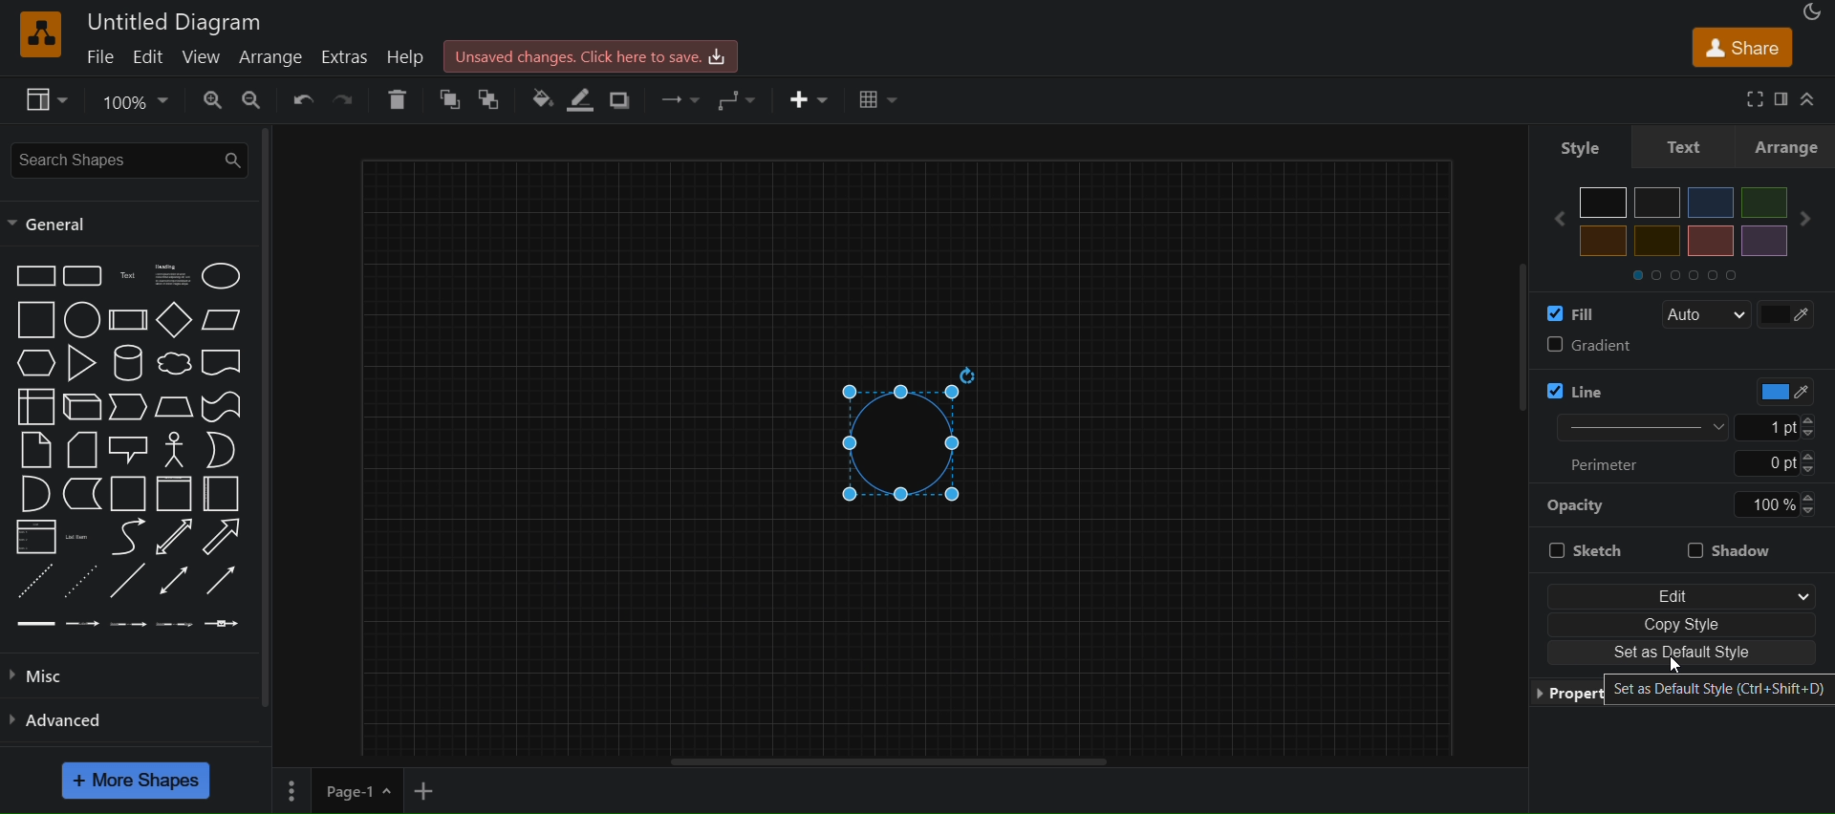 This screenshot has height=814, width=1835. I want to click on process, so click(128, 320).